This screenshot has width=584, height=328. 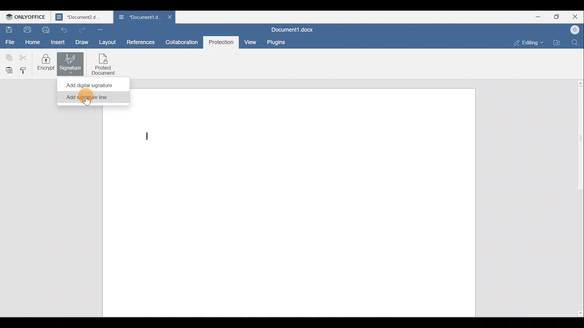 I want to click on Plugins, so click(x=276, y=42).